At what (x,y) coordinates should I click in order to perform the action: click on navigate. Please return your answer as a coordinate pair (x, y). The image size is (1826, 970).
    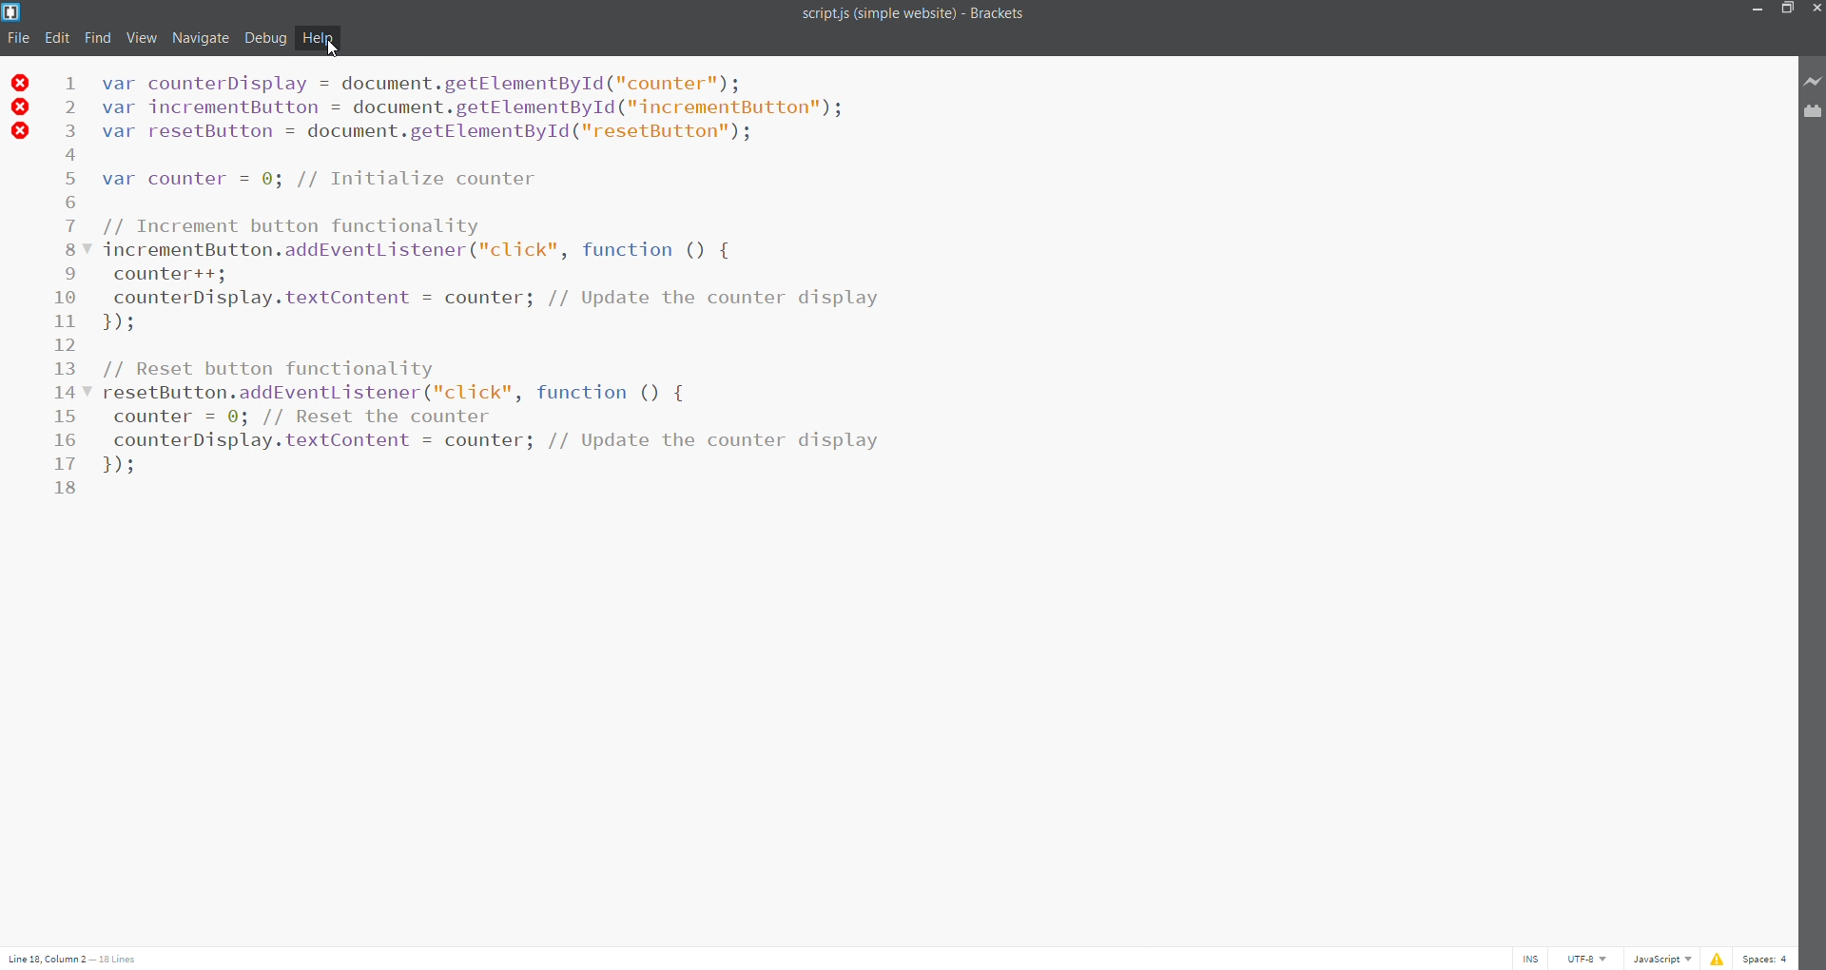
    Looking at the image, I should click on (201, 36).